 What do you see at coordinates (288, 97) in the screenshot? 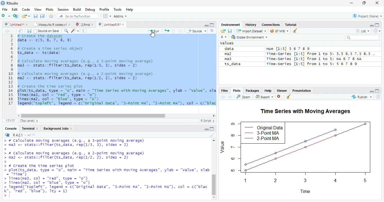
I see `clear` at bounding box center [288, 97].